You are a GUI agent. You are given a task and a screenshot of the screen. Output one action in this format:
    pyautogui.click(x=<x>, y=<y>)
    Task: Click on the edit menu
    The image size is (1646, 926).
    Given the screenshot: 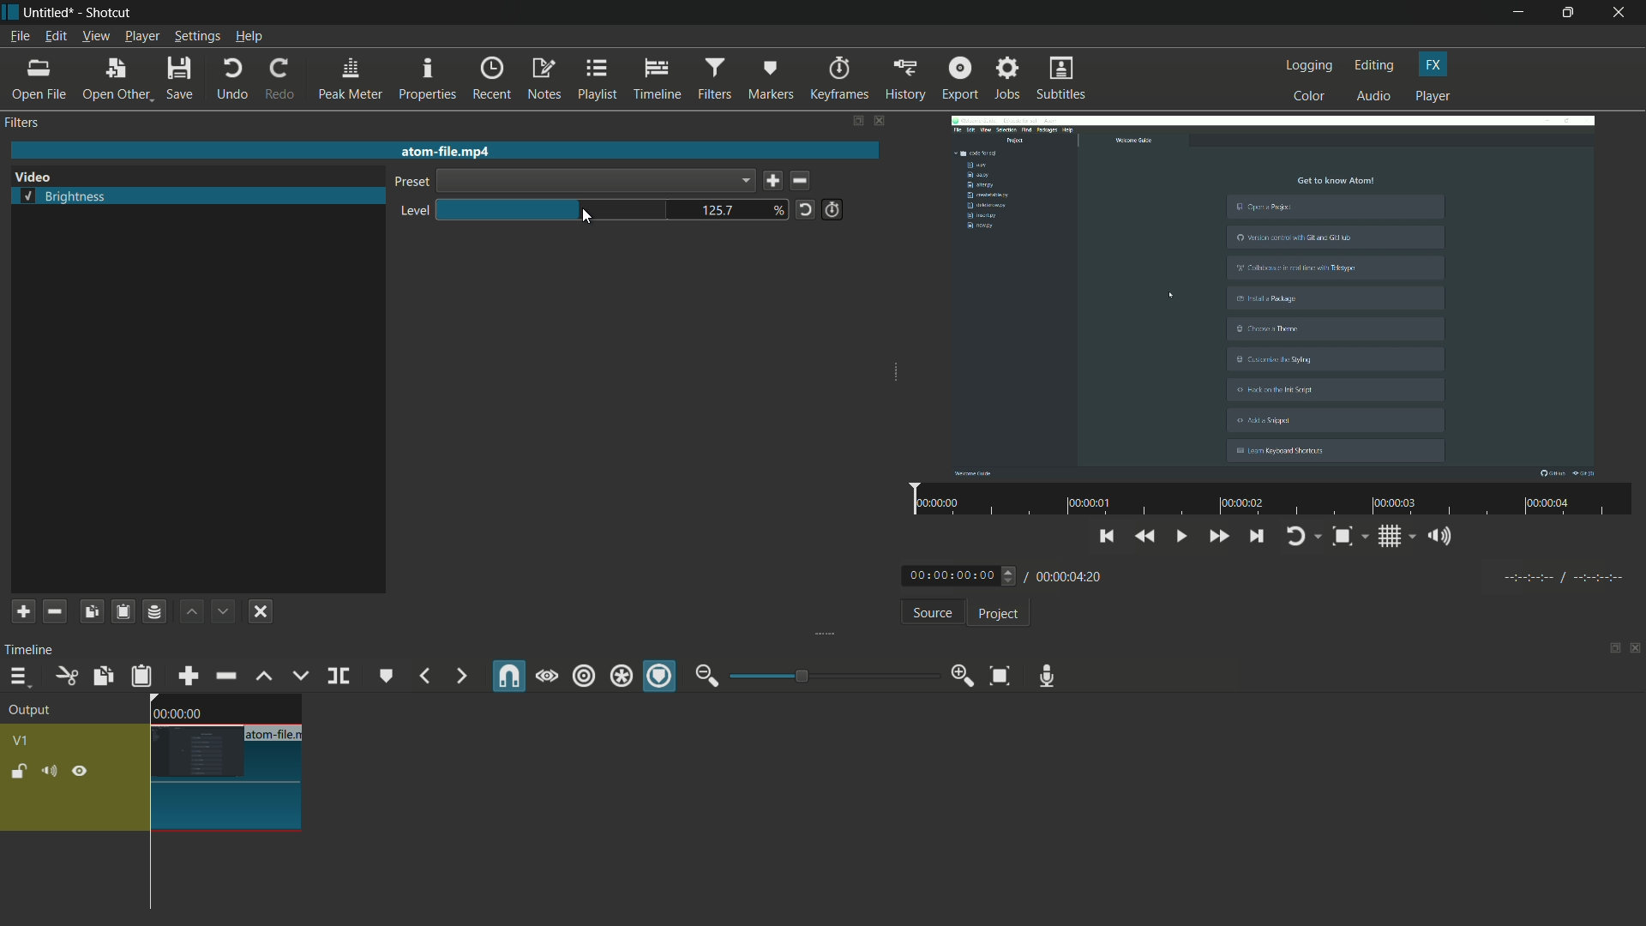 What is the action you would take?
    pyautogui.click(x=53, y=37)
    